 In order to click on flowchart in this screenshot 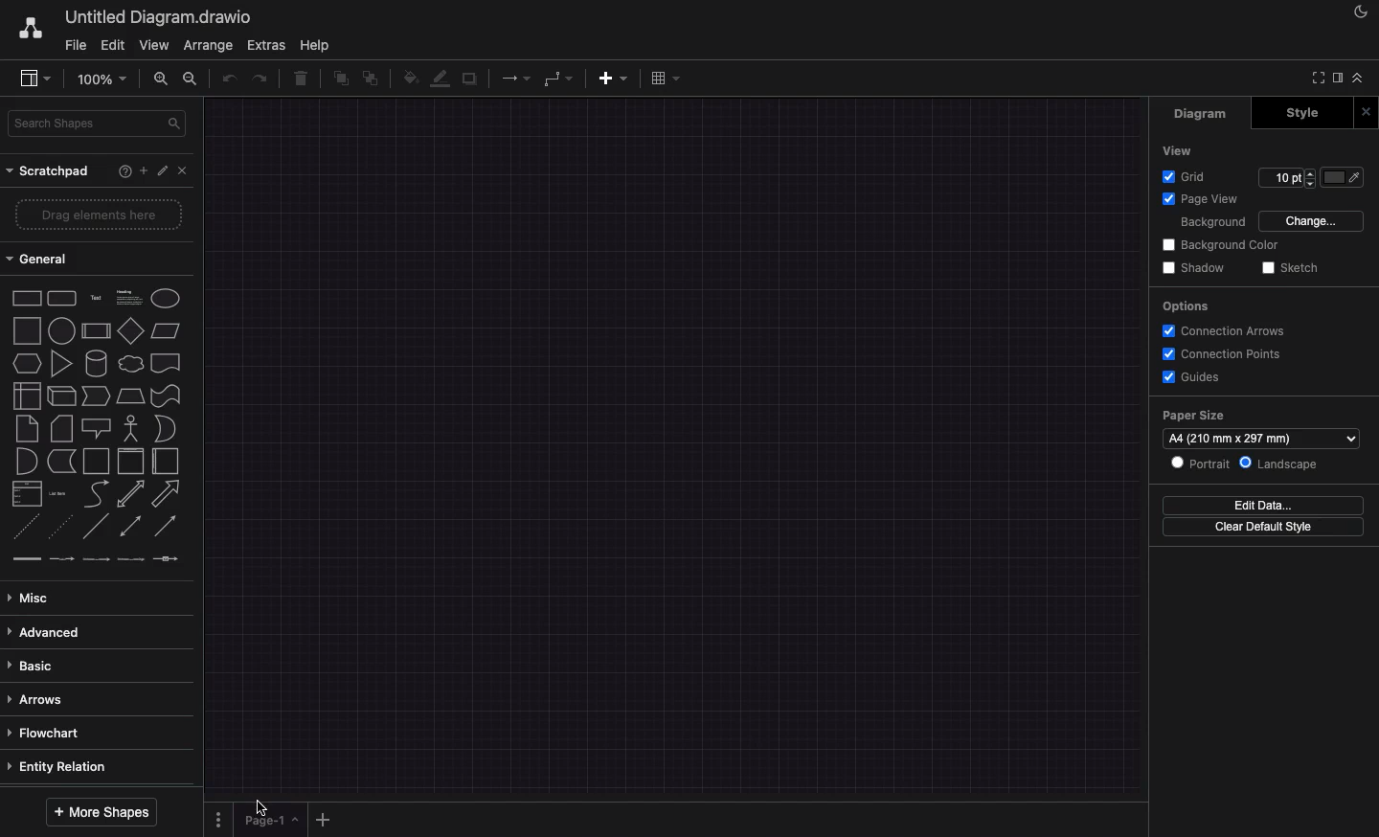, I will do `click(47, 733)`.